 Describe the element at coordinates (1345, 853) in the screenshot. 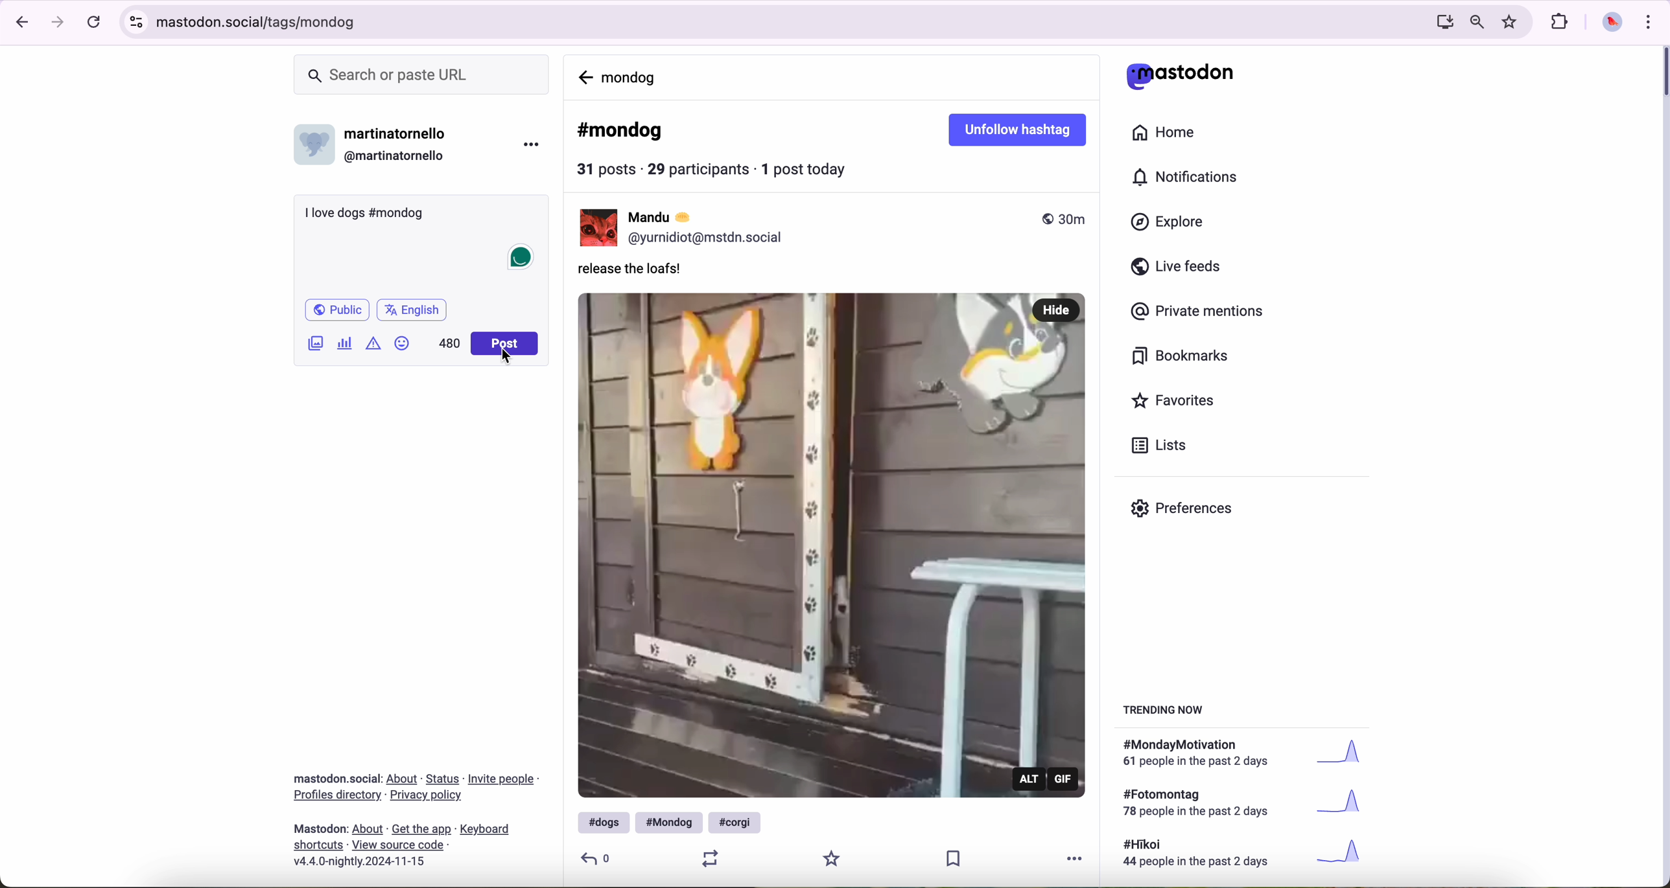

I see `graph` at that location.